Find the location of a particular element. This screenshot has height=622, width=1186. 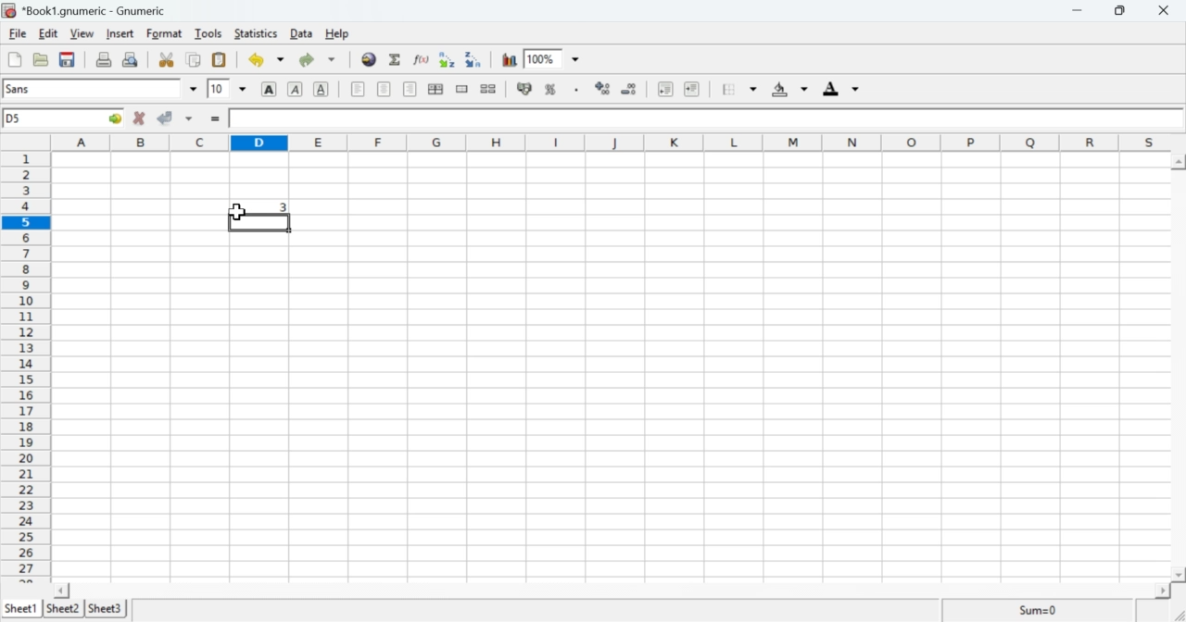

Split cells is located at coordinates (489, 89).